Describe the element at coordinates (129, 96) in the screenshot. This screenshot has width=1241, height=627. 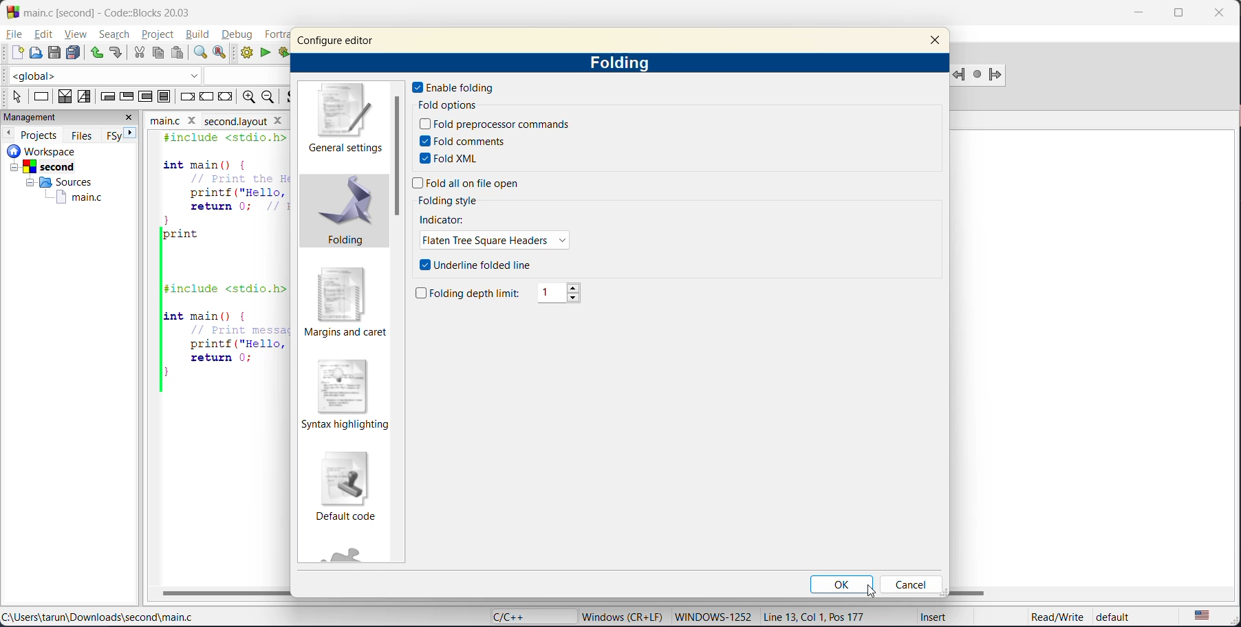
I see `exit condition loop` at that location.